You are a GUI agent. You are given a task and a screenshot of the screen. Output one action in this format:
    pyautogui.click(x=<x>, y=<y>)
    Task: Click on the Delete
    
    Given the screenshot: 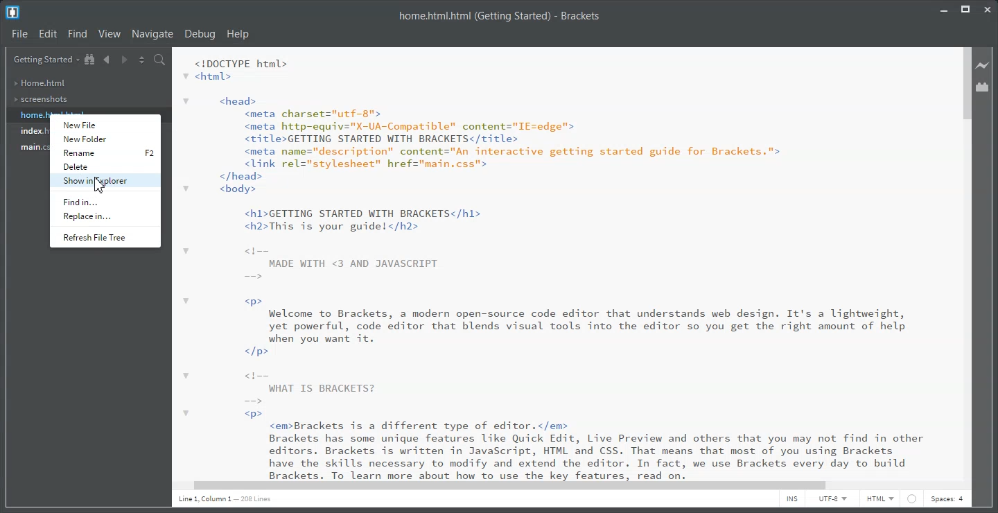 What is the action you would take?
    pyautogui.click(x=104, y=166)
    